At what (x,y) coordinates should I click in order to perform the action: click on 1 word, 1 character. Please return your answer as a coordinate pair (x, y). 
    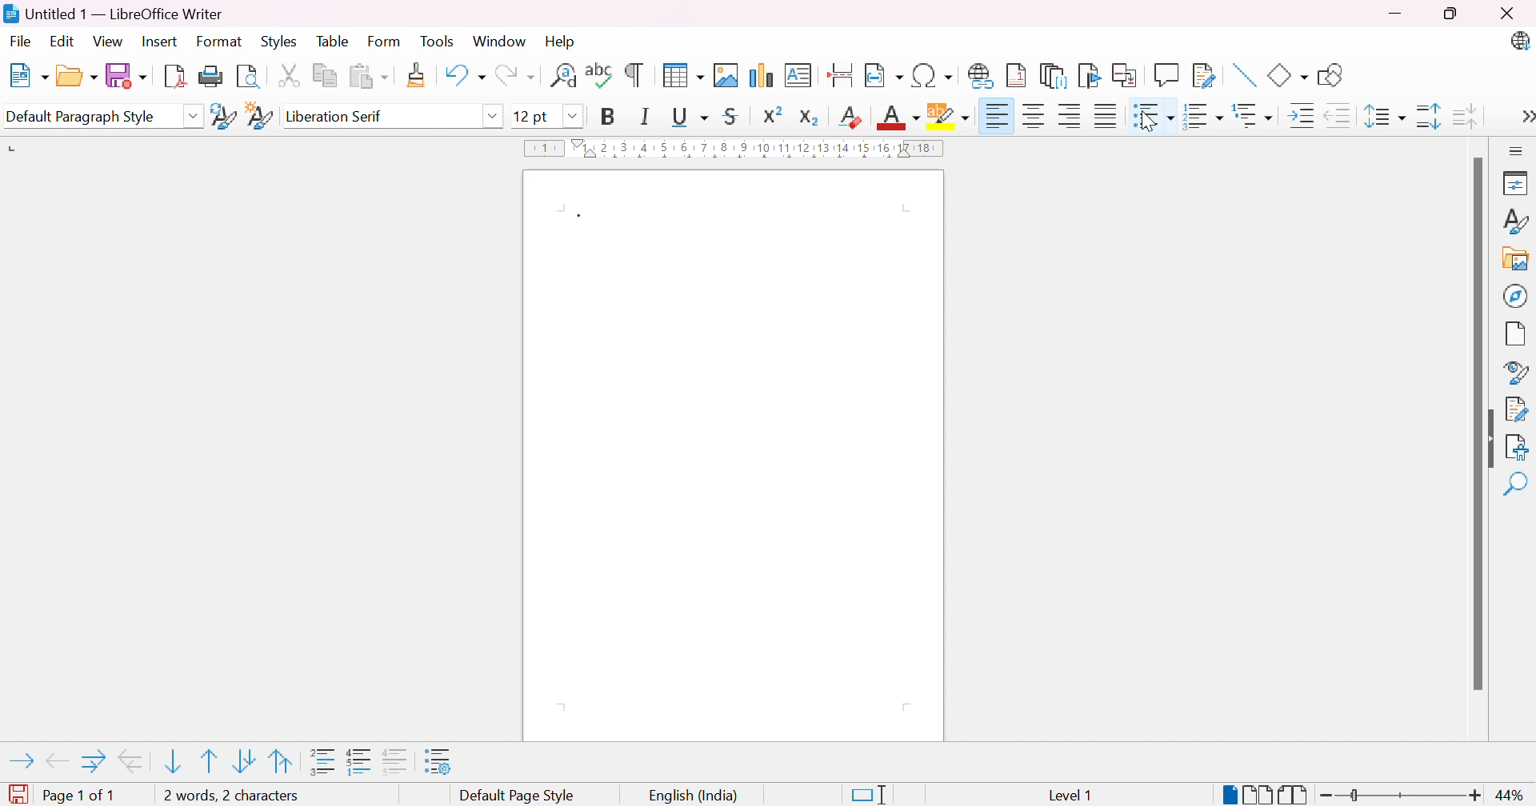
    Looking at the image, I should click on (226, 796).